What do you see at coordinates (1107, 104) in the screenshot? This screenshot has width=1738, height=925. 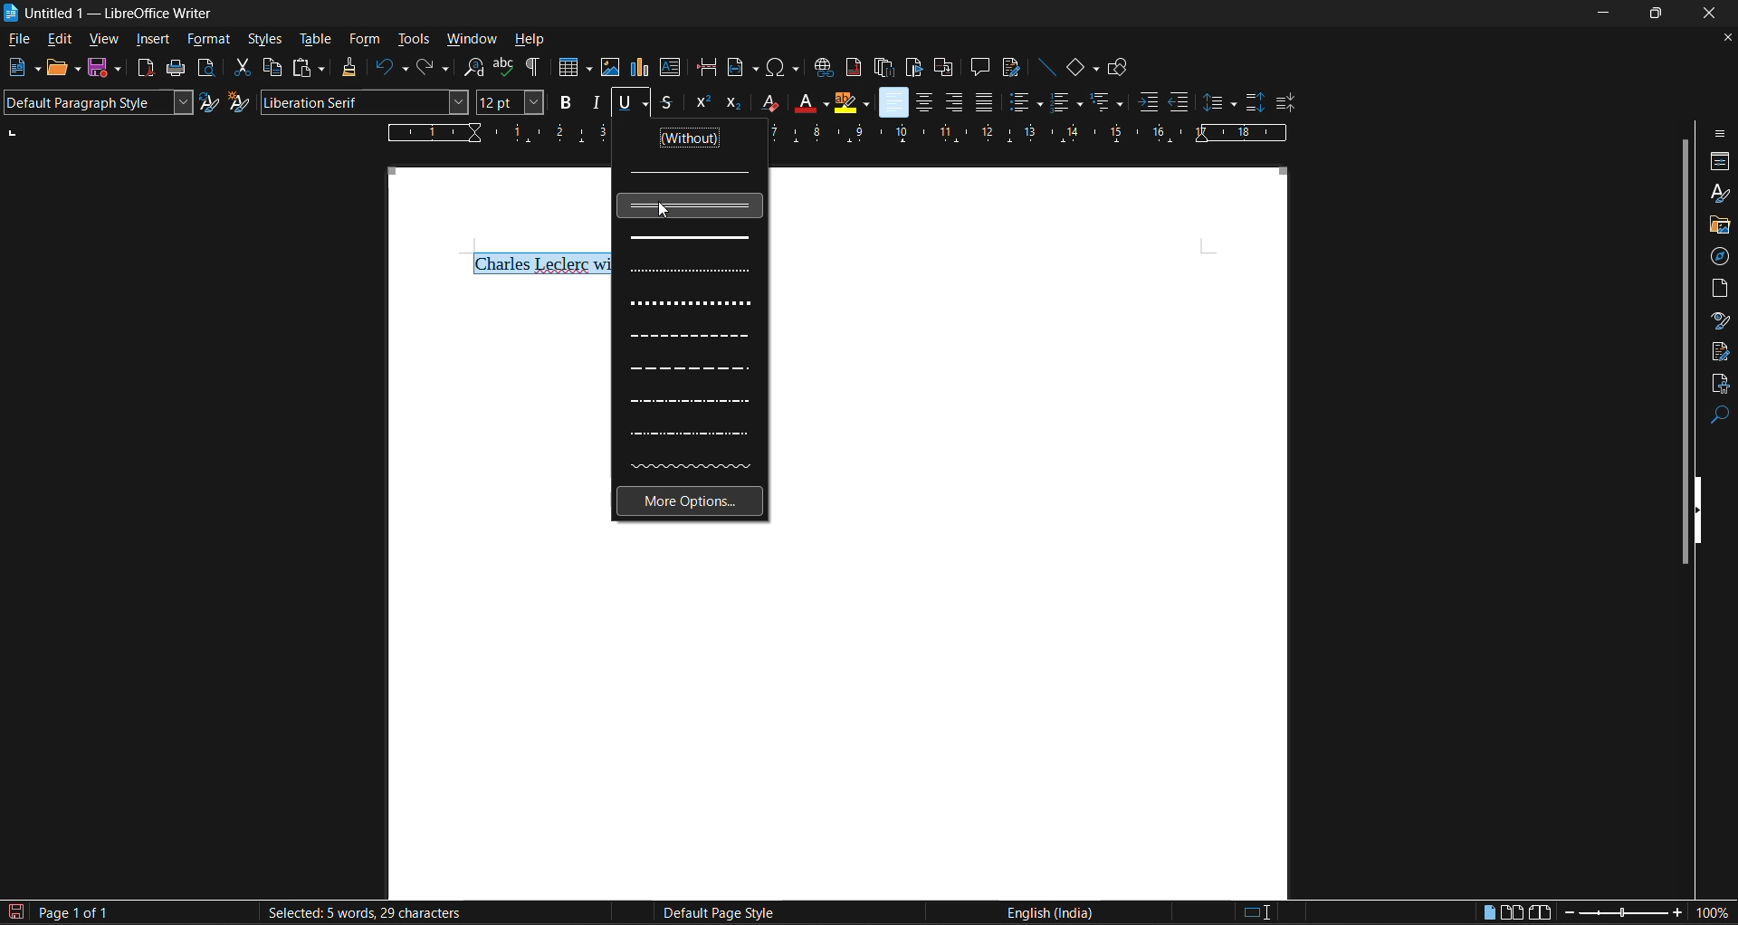 I see `select outline format` at bounding box center [1107, 104].